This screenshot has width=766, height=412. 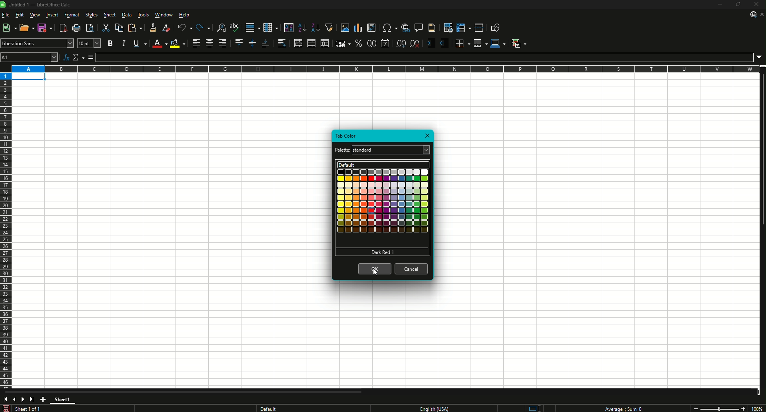 What do you see at coordinates (345, 28) in the screenshot?
I see `Insert Image` at bounding box center [345, 28].